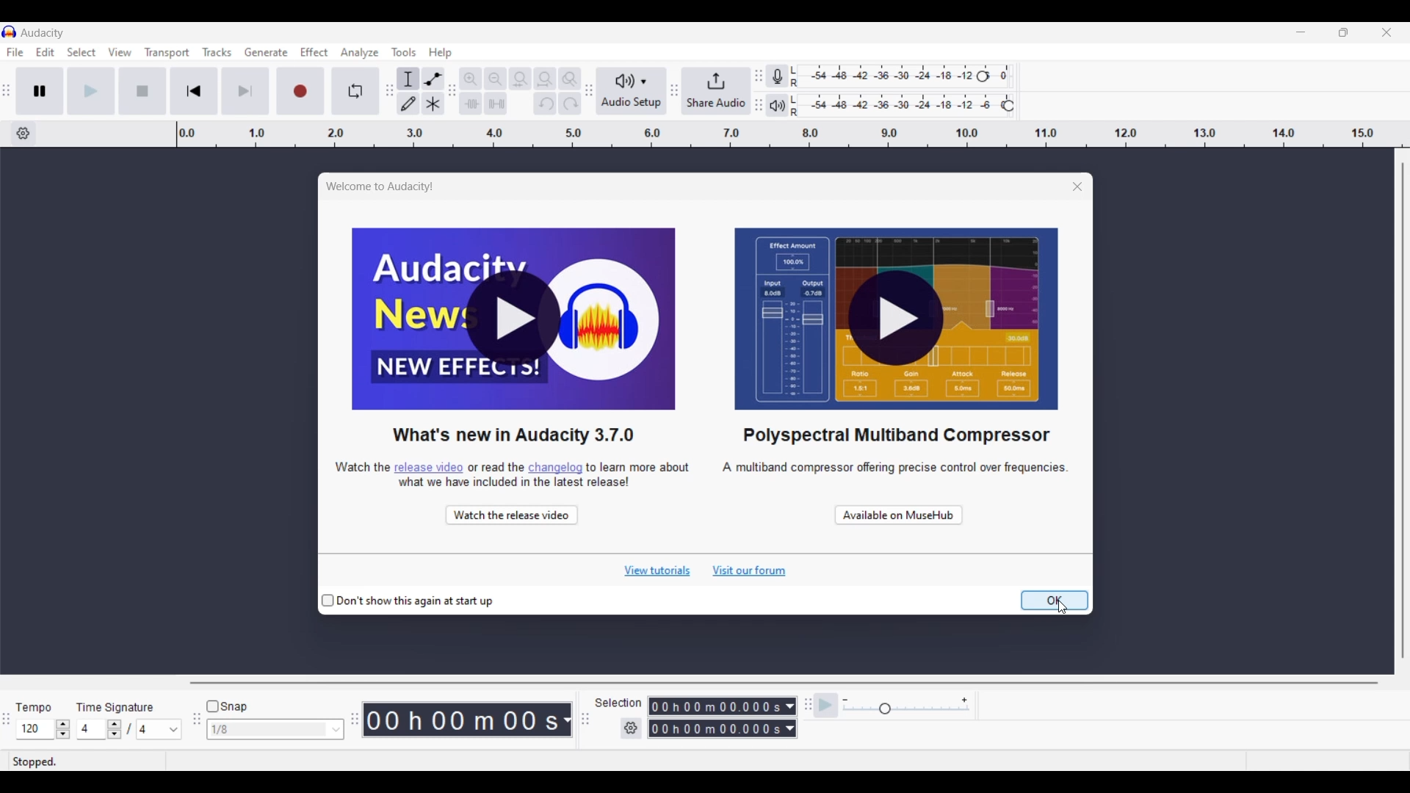  What do you see at coordinates (1057, 184) in the screenshot?
I see `Close welcome window` at bounding box center [1057, 184].